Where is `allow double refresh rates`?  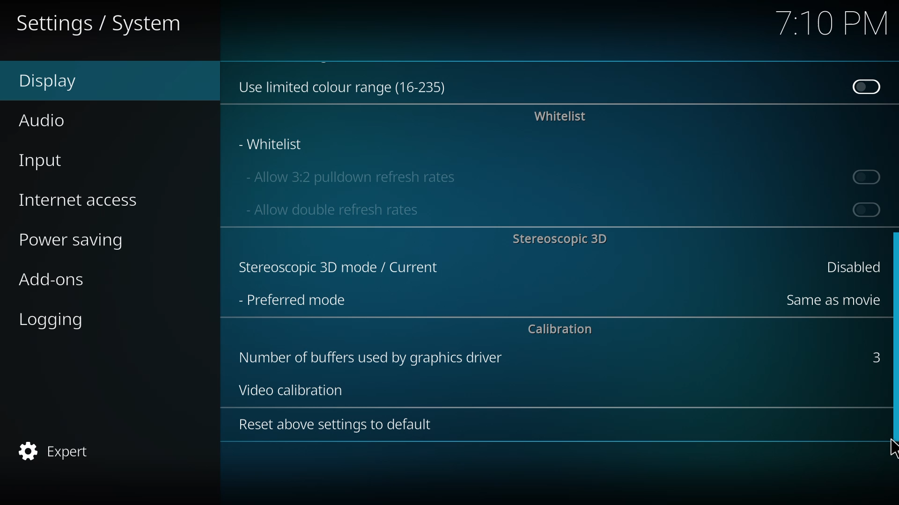
allow double refresh rates is located at coordinates (331, 209).